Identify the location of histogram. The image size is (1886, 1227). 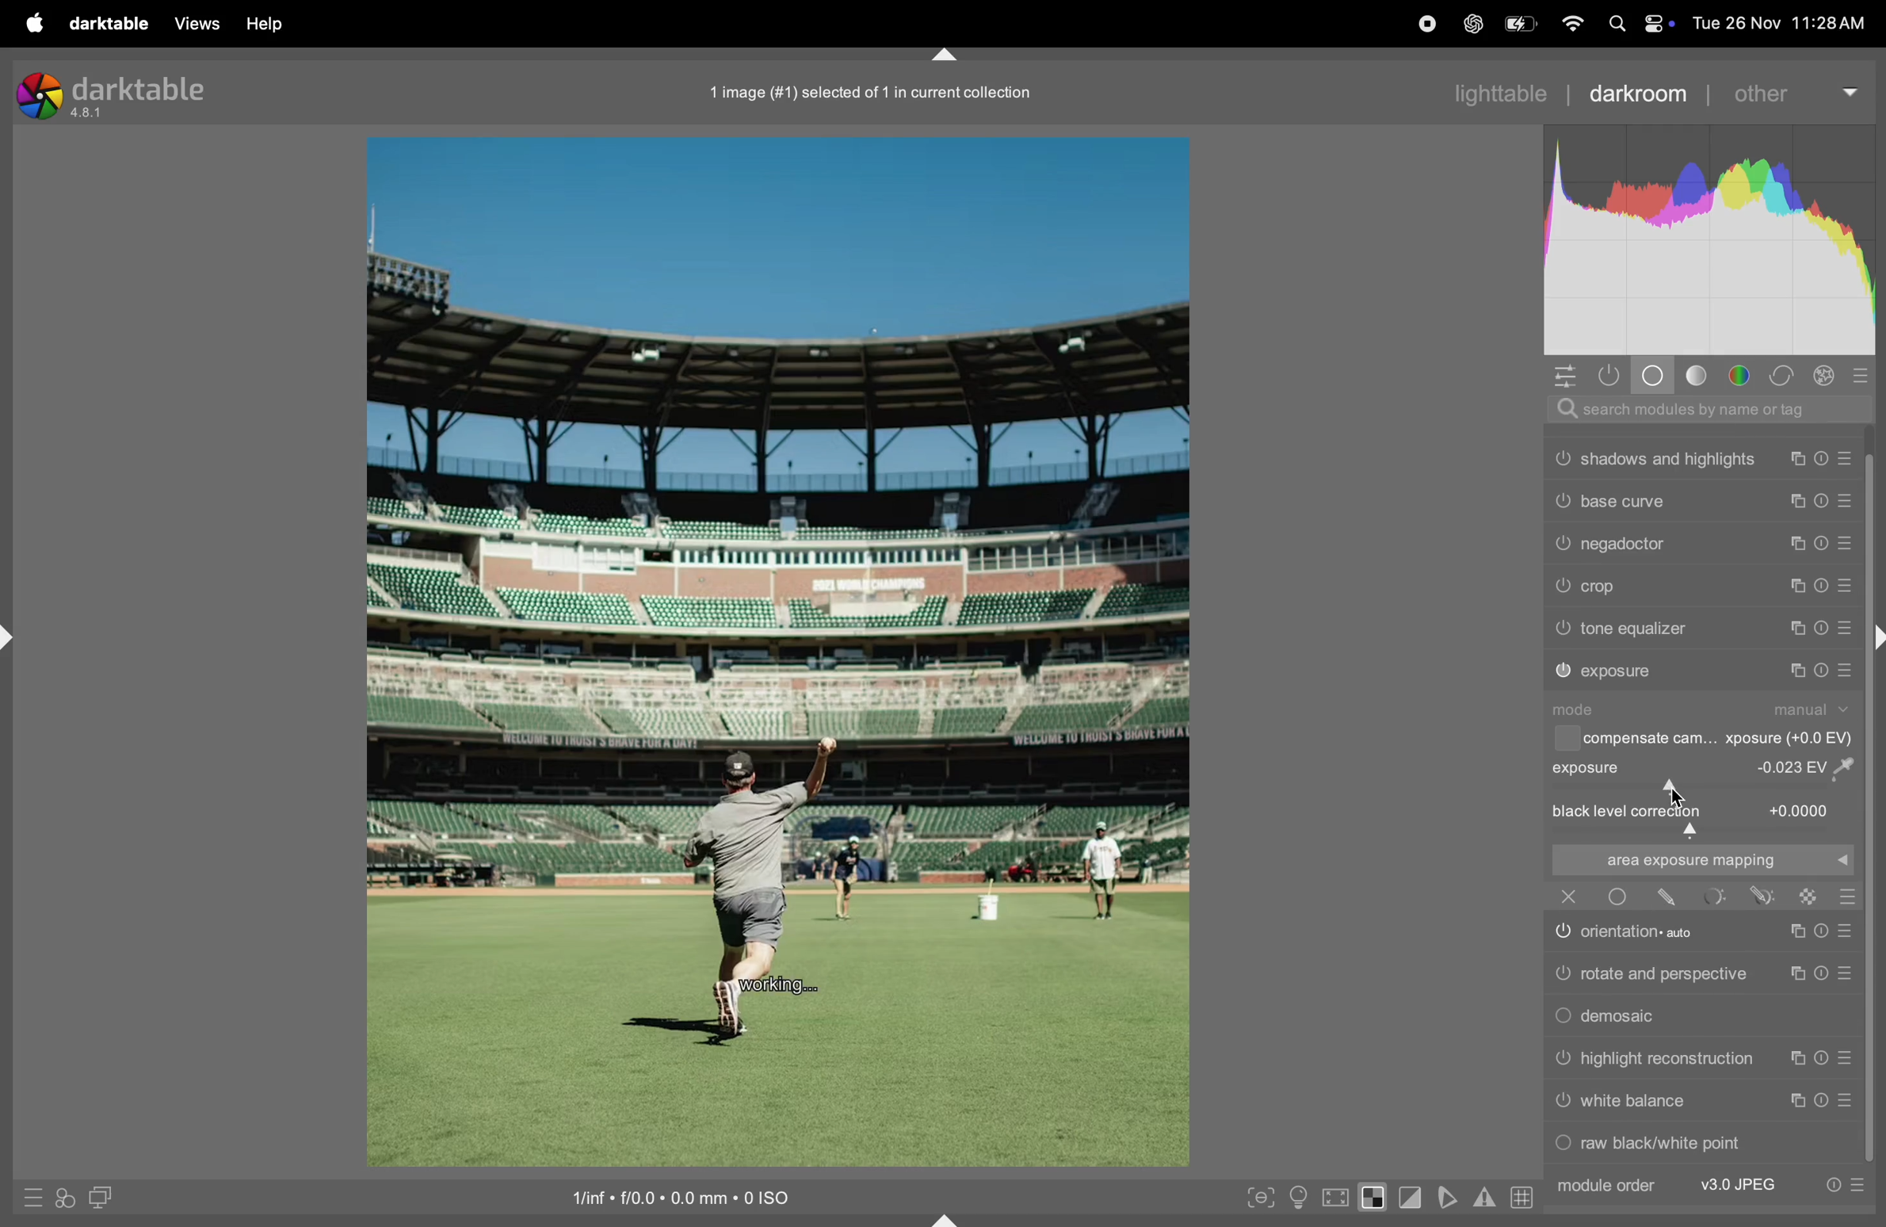
(1711, 239).